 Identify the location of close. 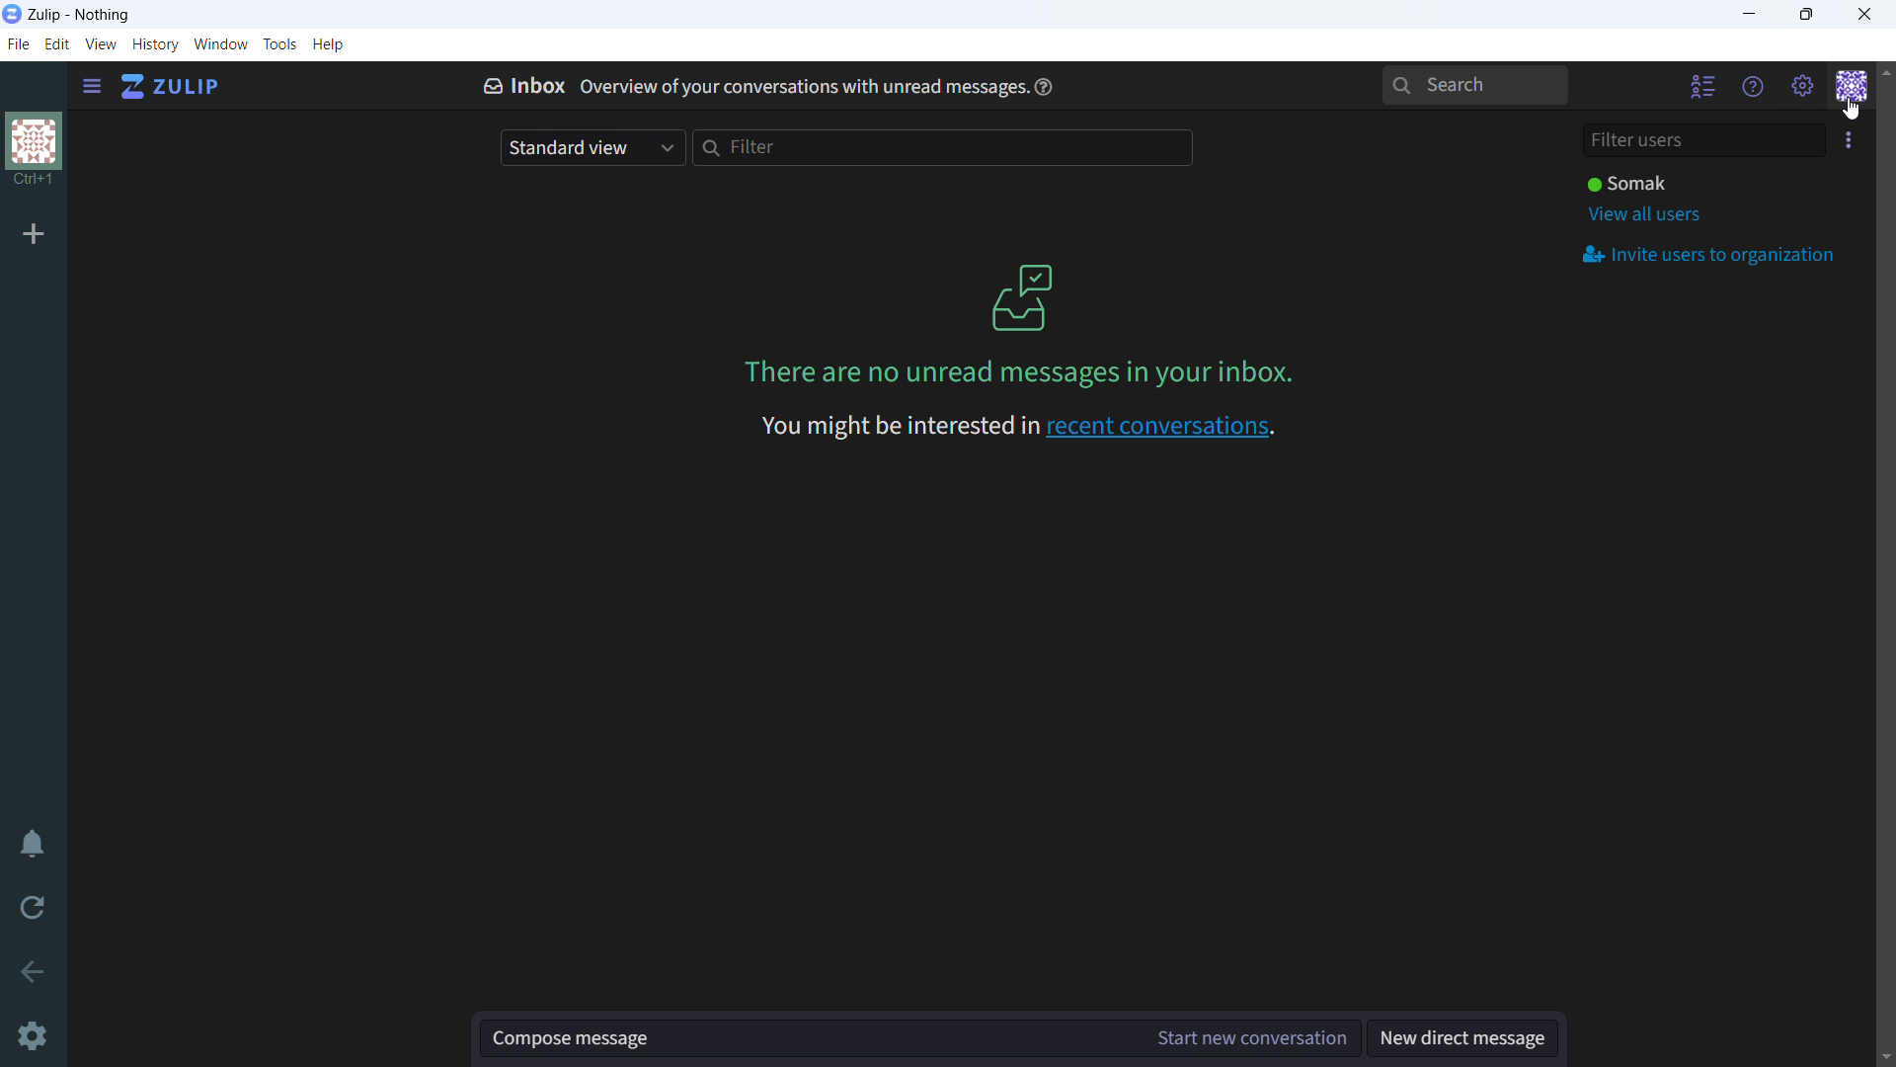
(1865, 15).